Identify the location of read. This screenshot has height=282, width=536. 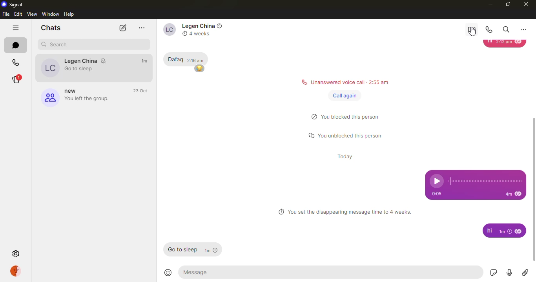
(520, 194).